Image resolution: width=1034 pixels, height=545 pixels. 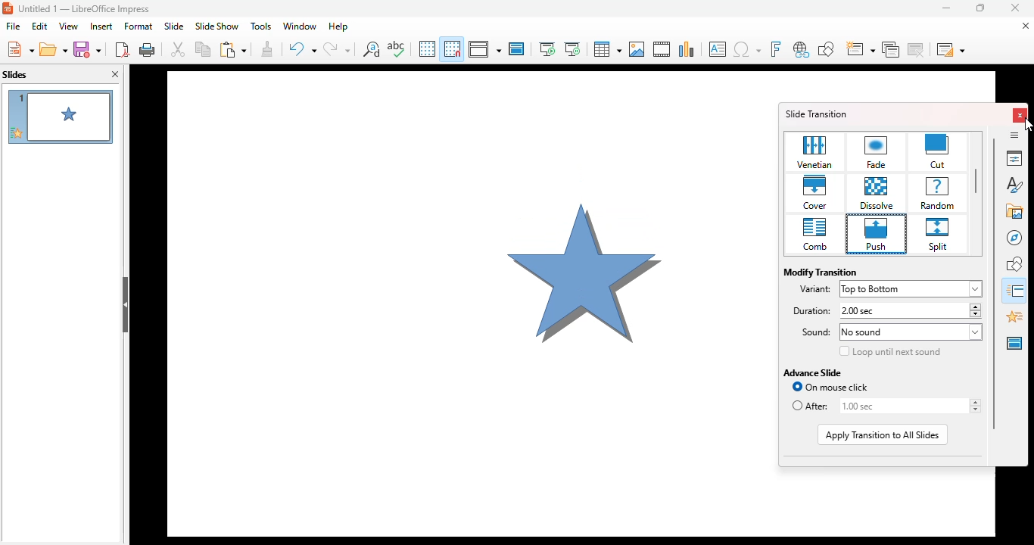 What do you see at coordinates (16, 132) in the screenshot?
I see `transition added` at bounding box center [16, 132].